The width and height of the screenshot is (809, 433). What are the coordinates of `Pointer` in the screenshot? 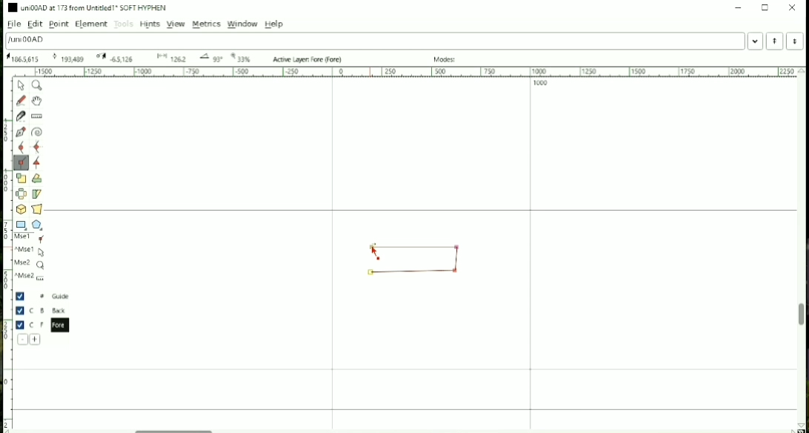 It's located at (22, 85).